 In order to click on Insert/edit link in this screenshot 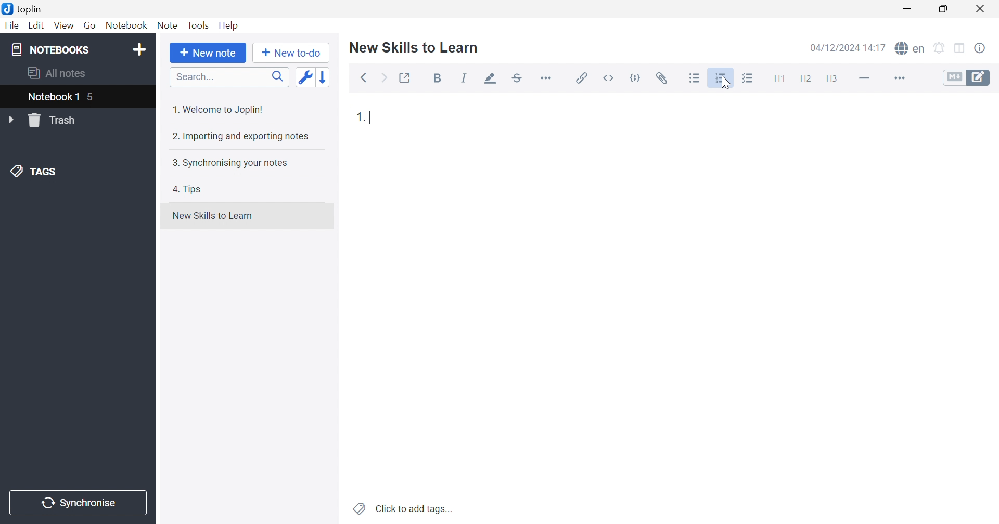, I will do `click(580, 78)`.